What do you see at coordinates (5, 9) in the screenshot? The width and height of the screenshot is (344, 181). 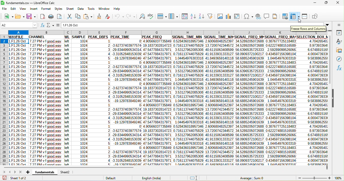 I see `file` at bounding box center [5, 9].